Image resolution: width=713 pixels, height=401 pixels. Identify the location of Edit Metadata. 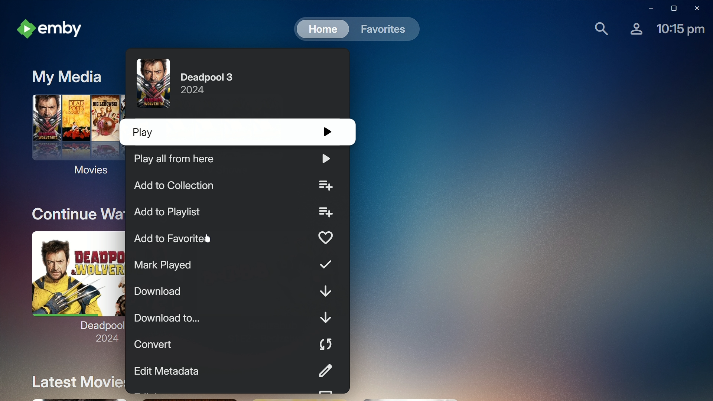
(236, 373).